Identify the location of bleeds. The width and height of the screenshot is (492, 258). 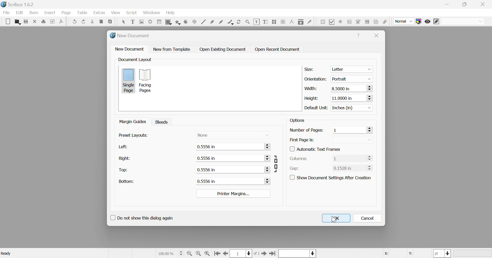
(162, 122).